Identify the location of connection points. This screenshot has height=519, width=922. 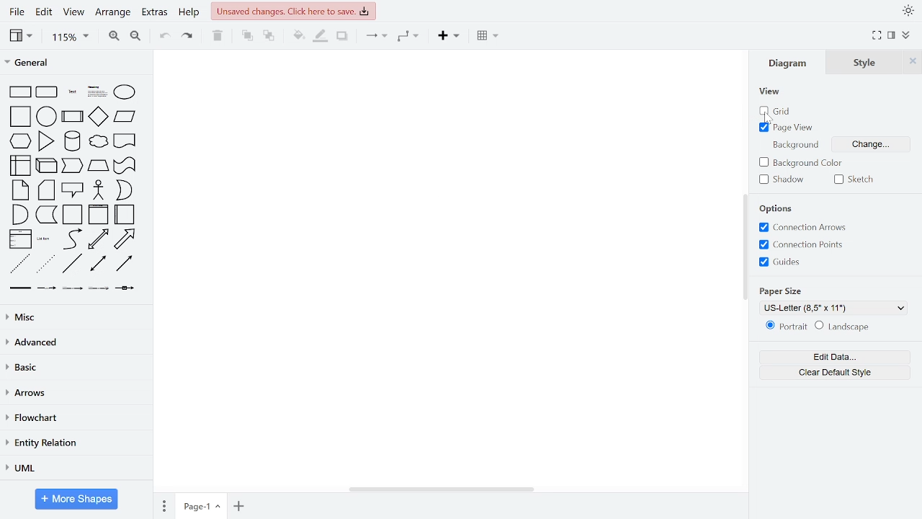
(802, 244).